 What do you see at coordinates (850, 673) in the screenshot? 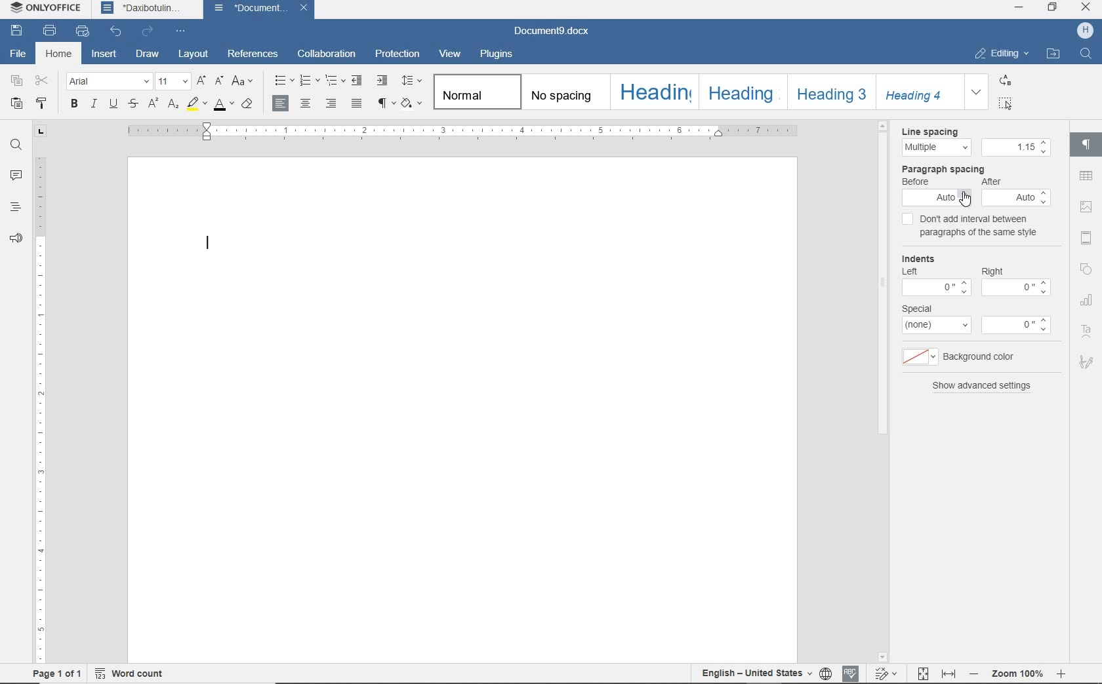
I see `spell checking` at bounding box center [850, 673].